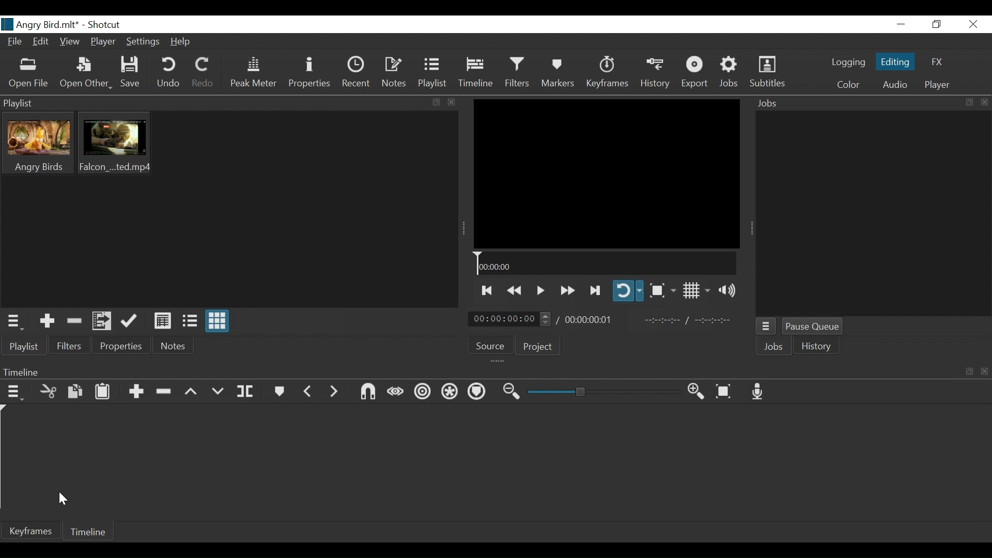 This screenshot has width=992, height=558. I want to click on Record audio, so click(755, 391).